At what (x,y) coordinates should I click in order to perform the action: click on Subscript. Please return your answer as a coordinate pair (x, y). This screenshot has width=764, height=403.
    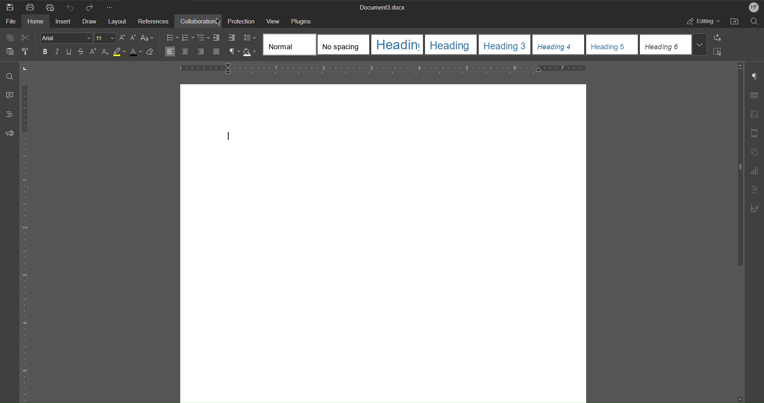
    Looking at the image, I should click on (106, 51).